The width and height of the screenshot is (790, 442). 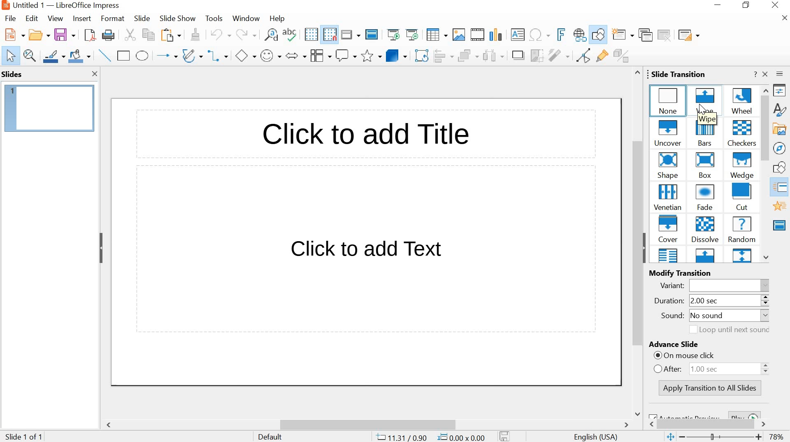 I want to click on Insert special characters, so click(x=540, y=35).